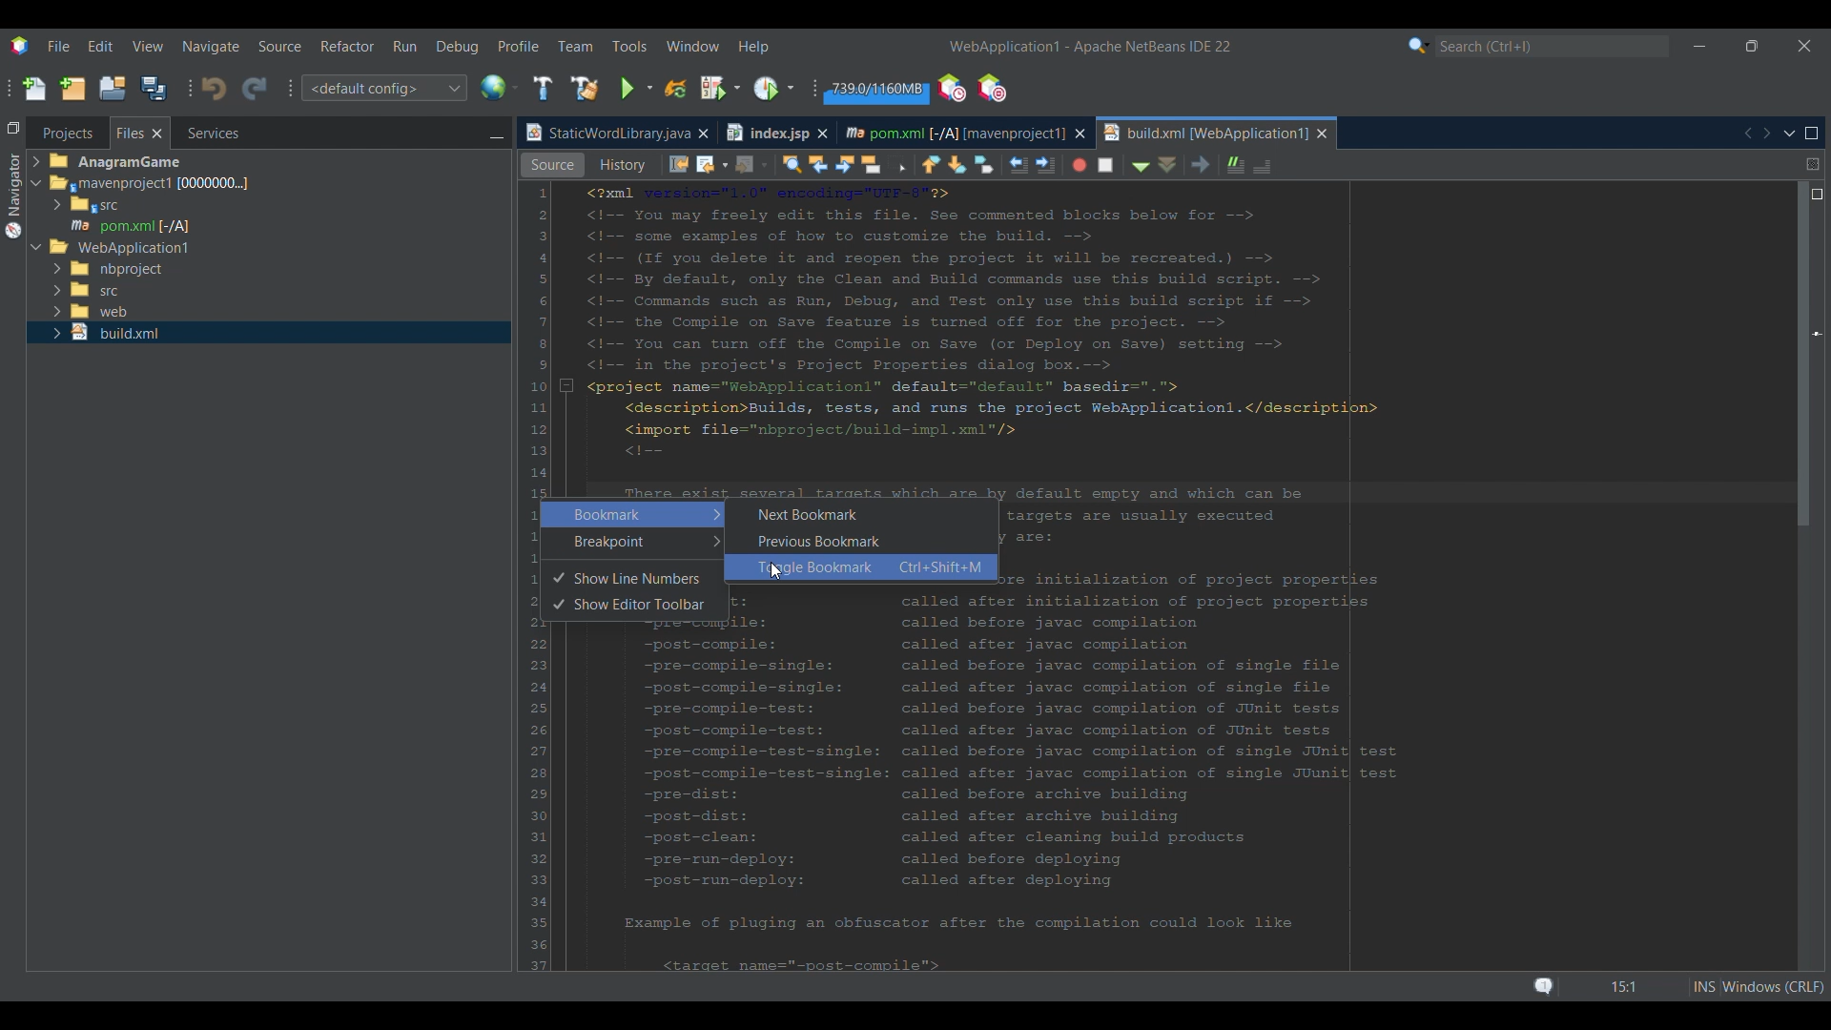 This screenshot has width=1831, height=1030. I want to click on Garbage collection changed, so click(876, 92).